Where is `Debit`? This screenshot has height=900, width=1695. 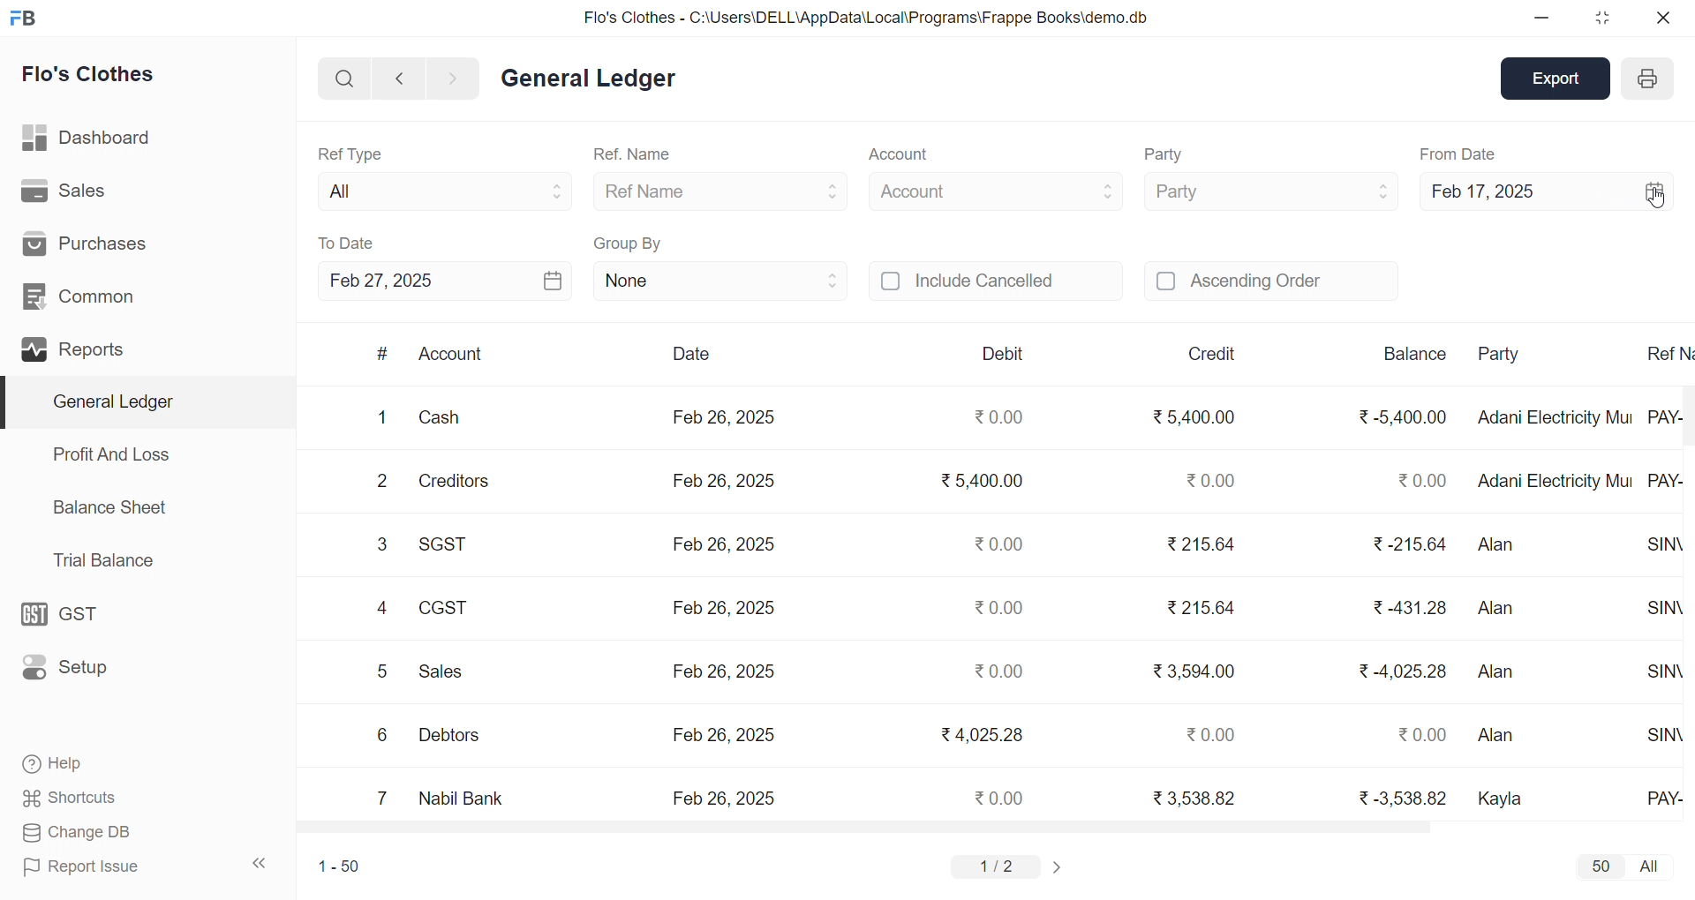 Debit is located at coordinates (1003, 353).